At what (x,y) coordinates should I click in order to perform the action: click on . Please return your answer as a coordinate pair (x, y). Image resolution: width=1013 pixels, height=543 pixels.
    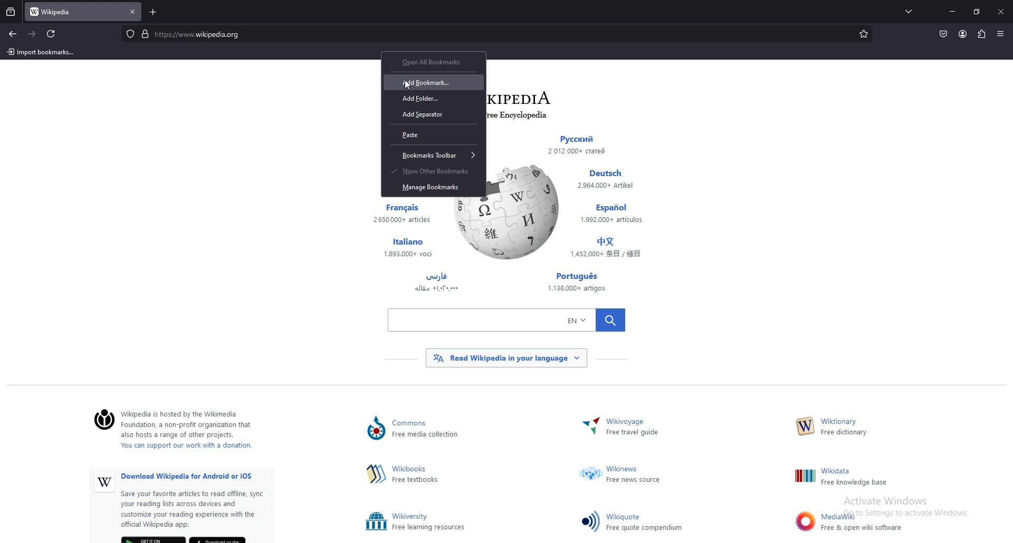
    Looking at the image, I should click on (806, 426).